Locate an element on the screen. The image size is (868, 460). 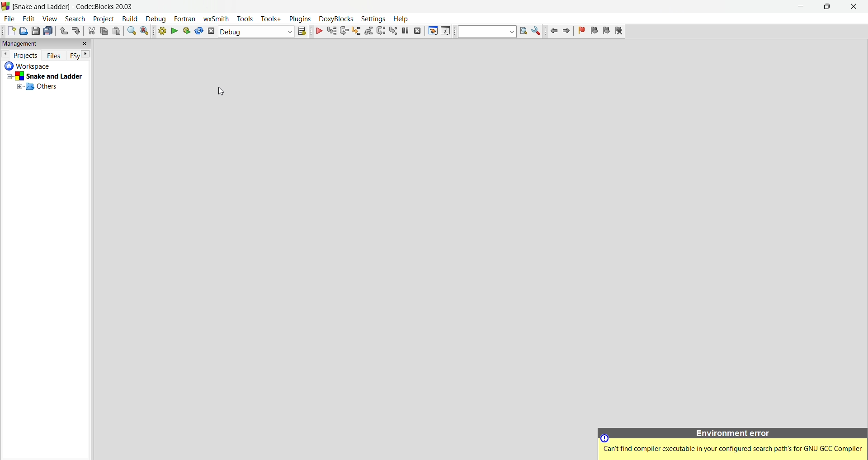
run search  is located at coordinates (524, 32).